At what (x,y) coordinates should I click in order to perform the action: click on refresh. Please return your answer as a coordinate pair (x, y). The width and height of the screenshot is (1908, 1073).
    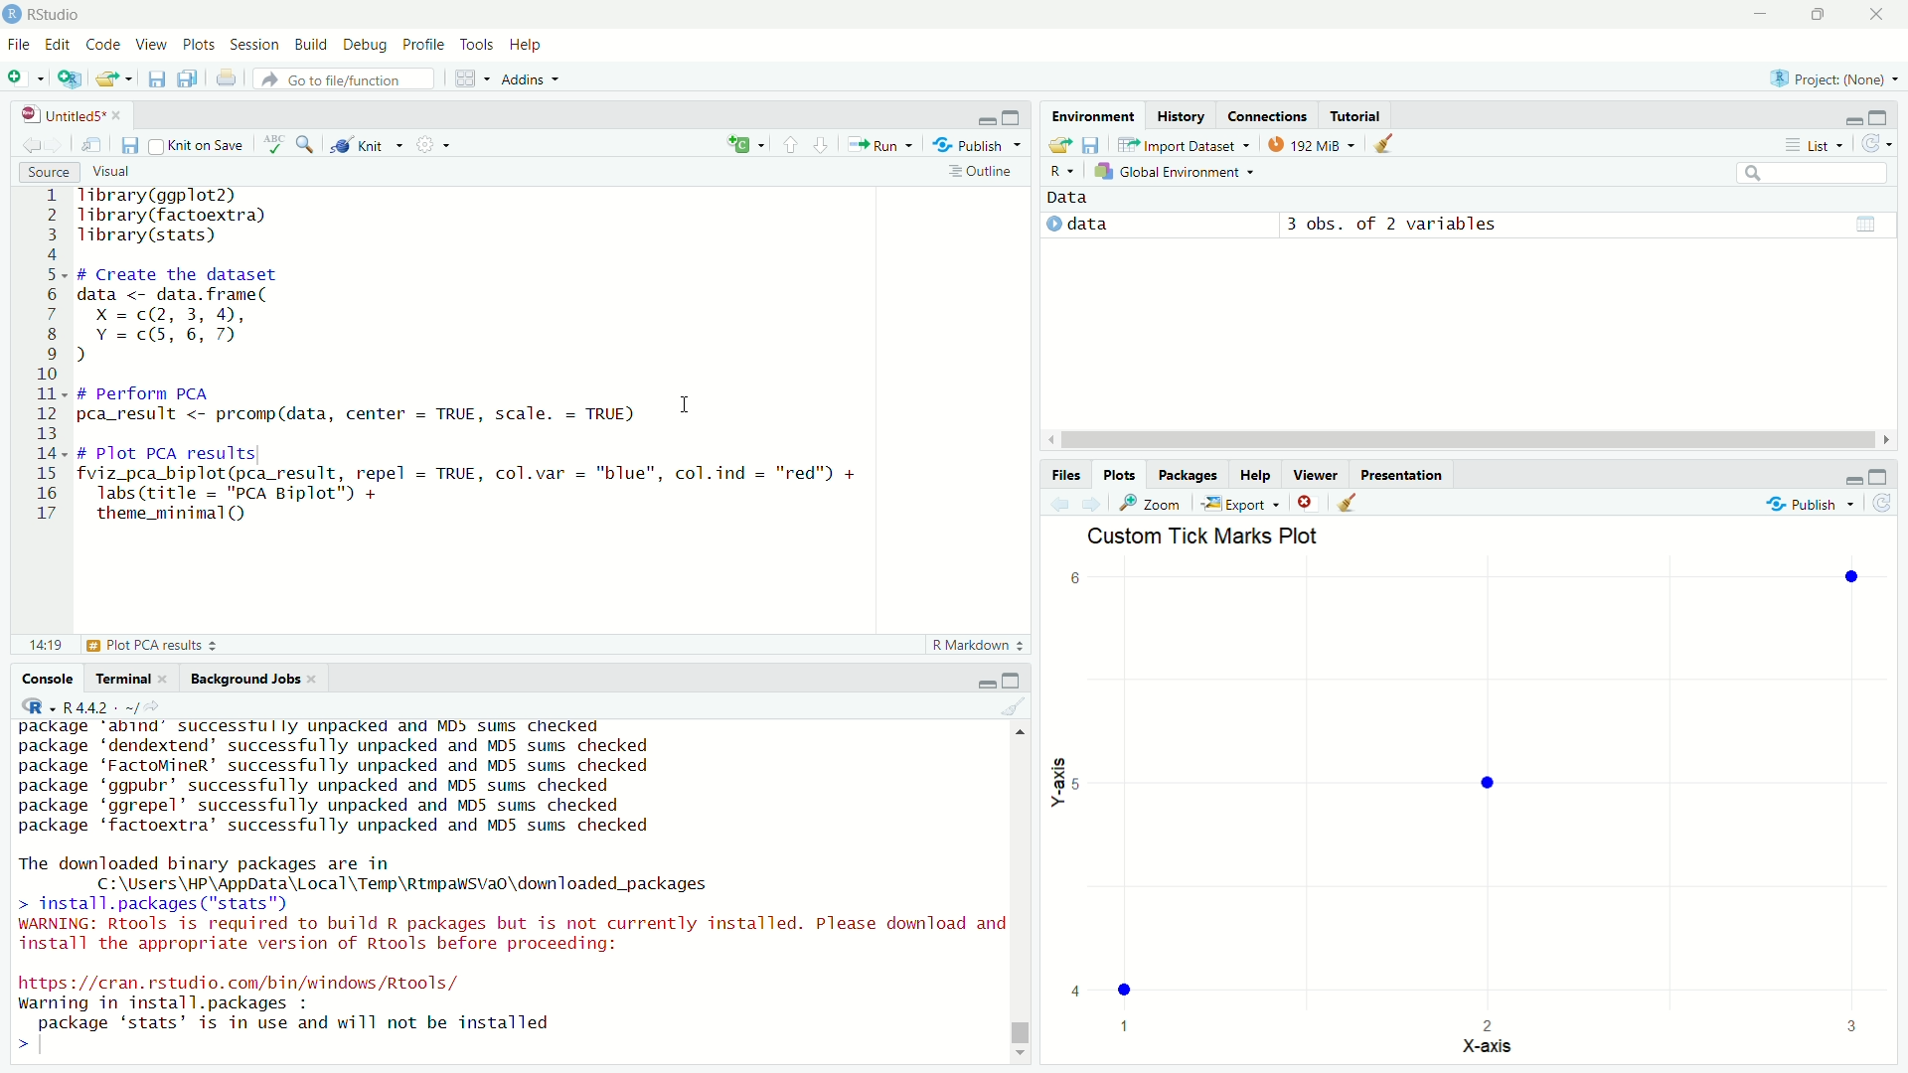
    Looking at the image, I should click on (1874, 144).